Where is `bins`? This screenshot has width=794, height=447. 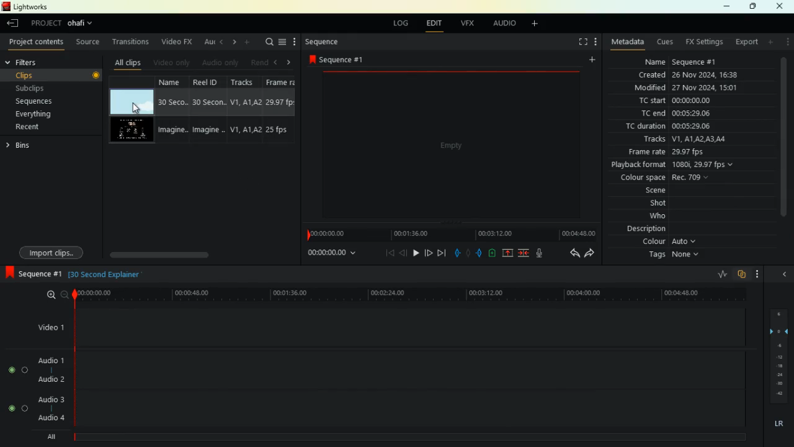
bins is located at coordinates (40, 146).